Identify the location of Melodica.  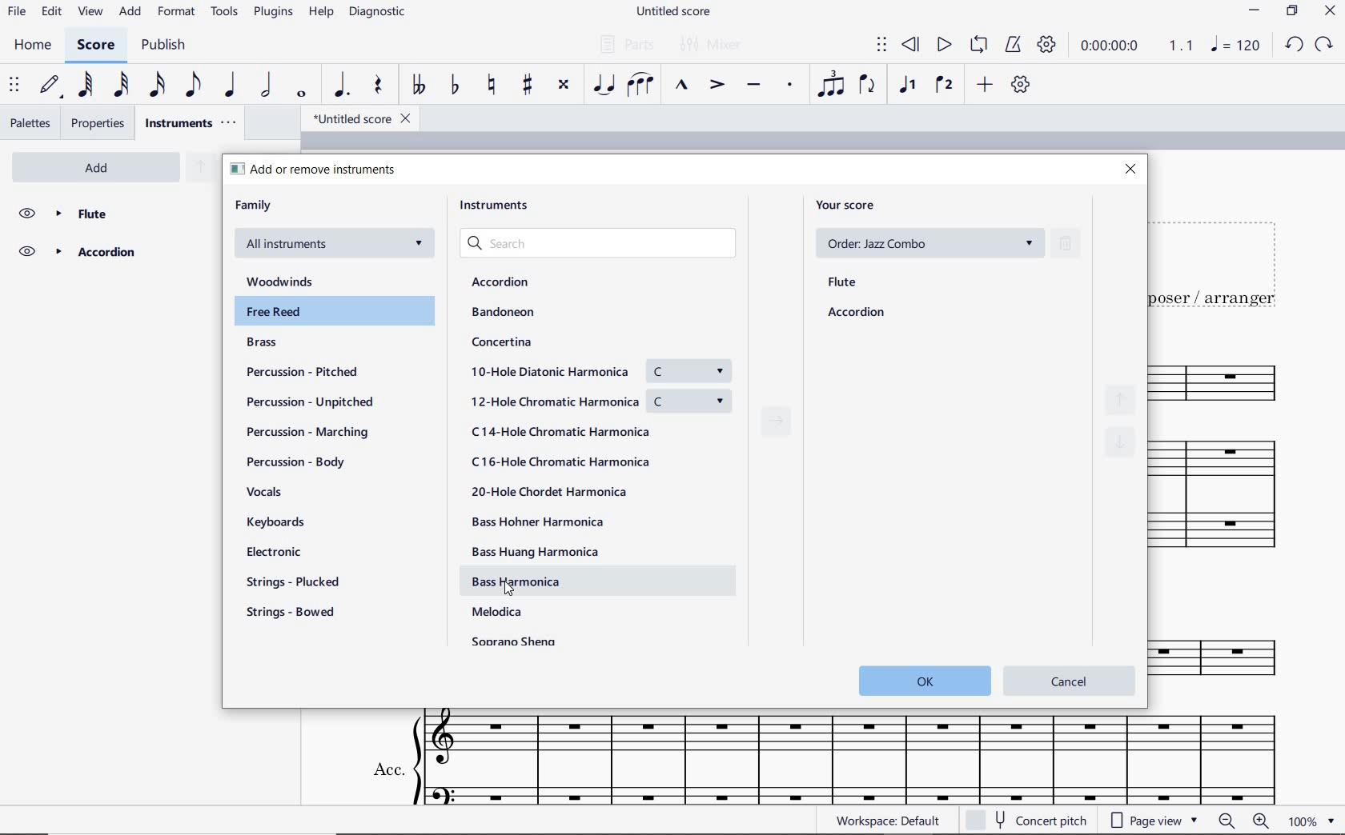
(500, 616).